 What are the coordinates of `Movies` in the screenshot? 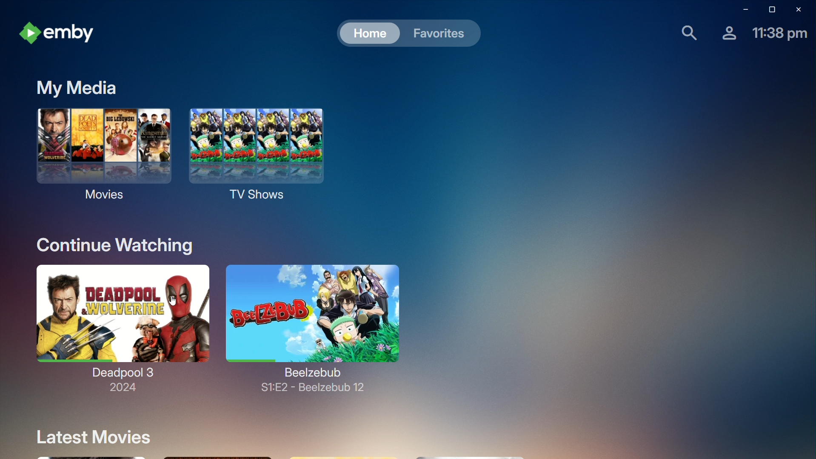 It's located at (96, 154).